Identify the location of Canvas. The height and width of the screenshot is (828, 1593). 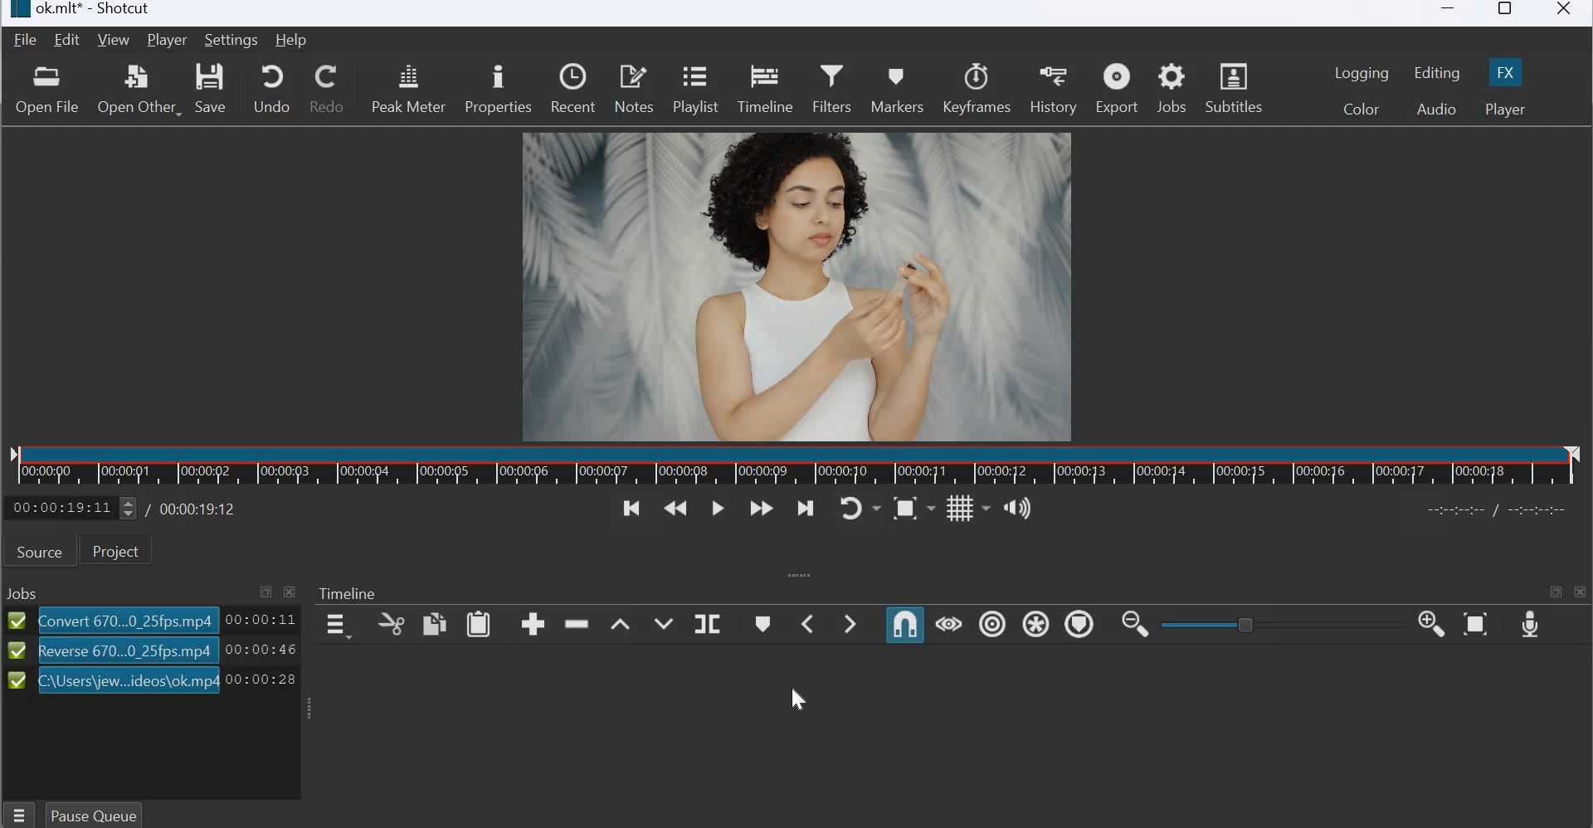
(802, 285).